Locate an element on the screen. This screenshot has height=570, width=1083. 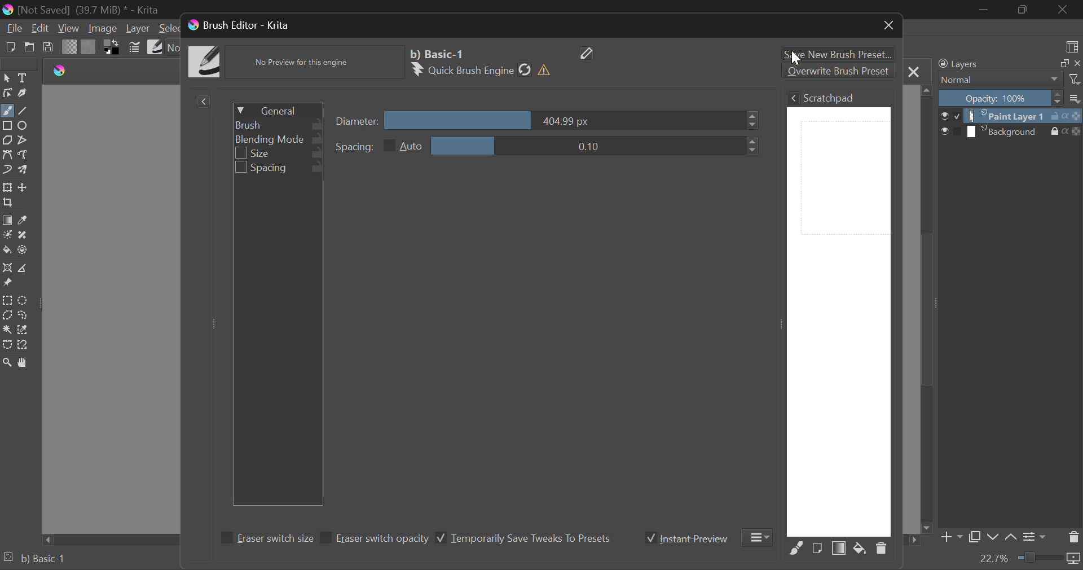
Pattern is located at coordinates (89, 47).